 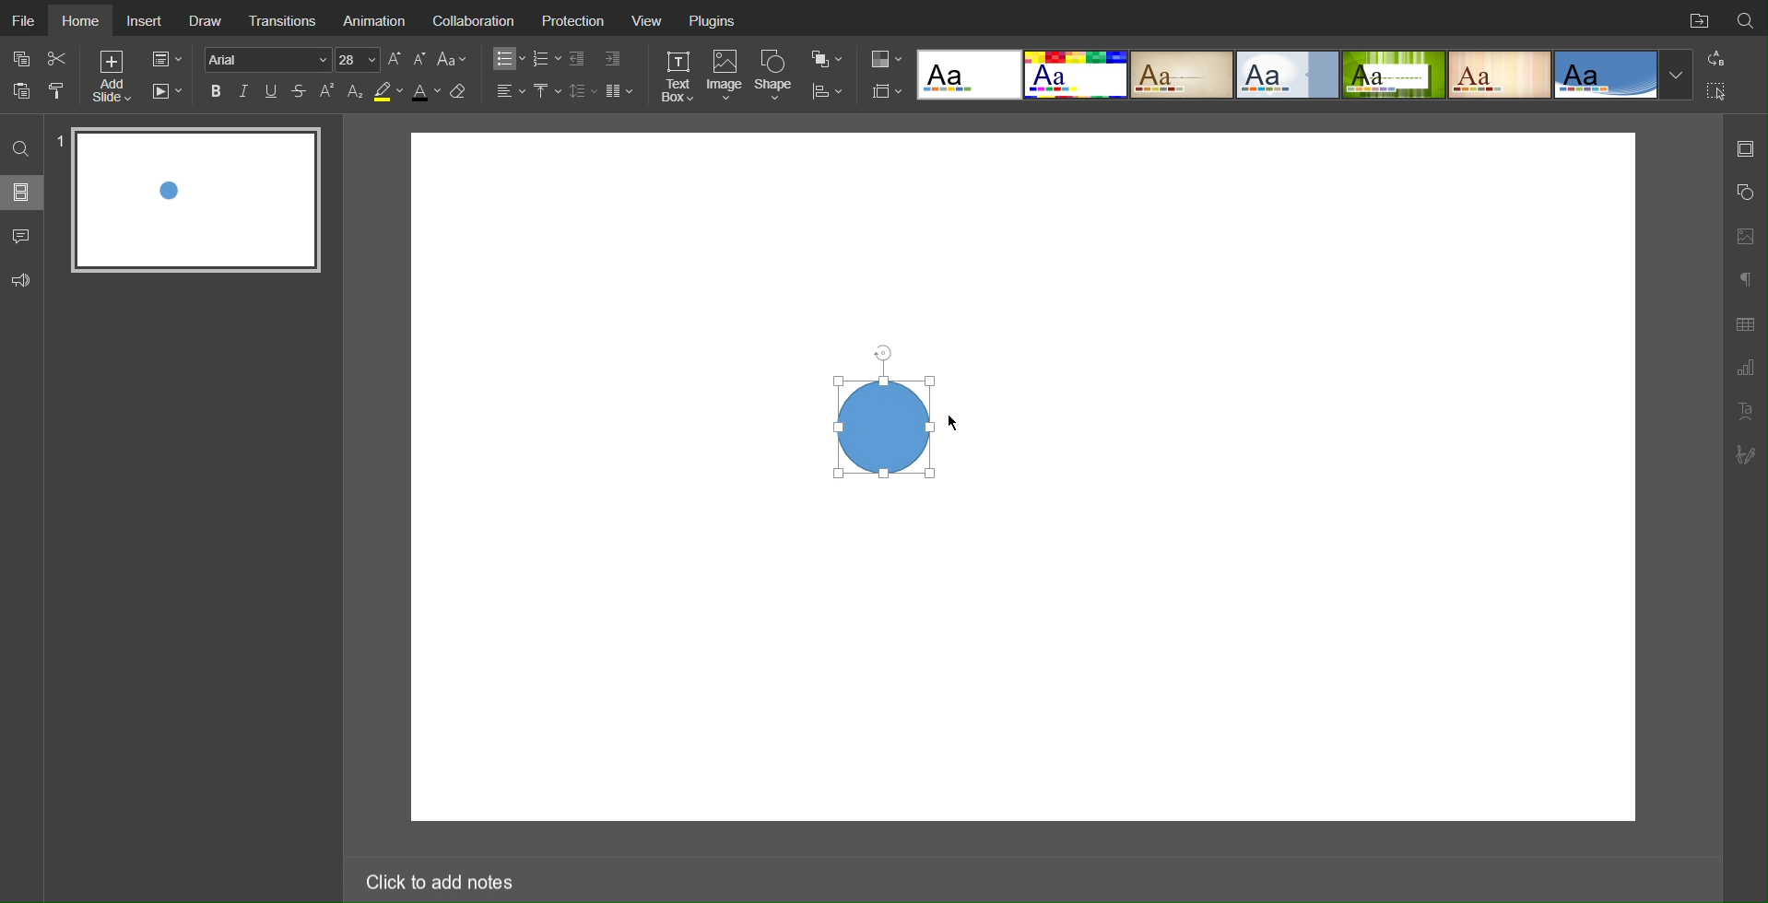 I want to click on Shape Settings, so click(x=1744, y=193).